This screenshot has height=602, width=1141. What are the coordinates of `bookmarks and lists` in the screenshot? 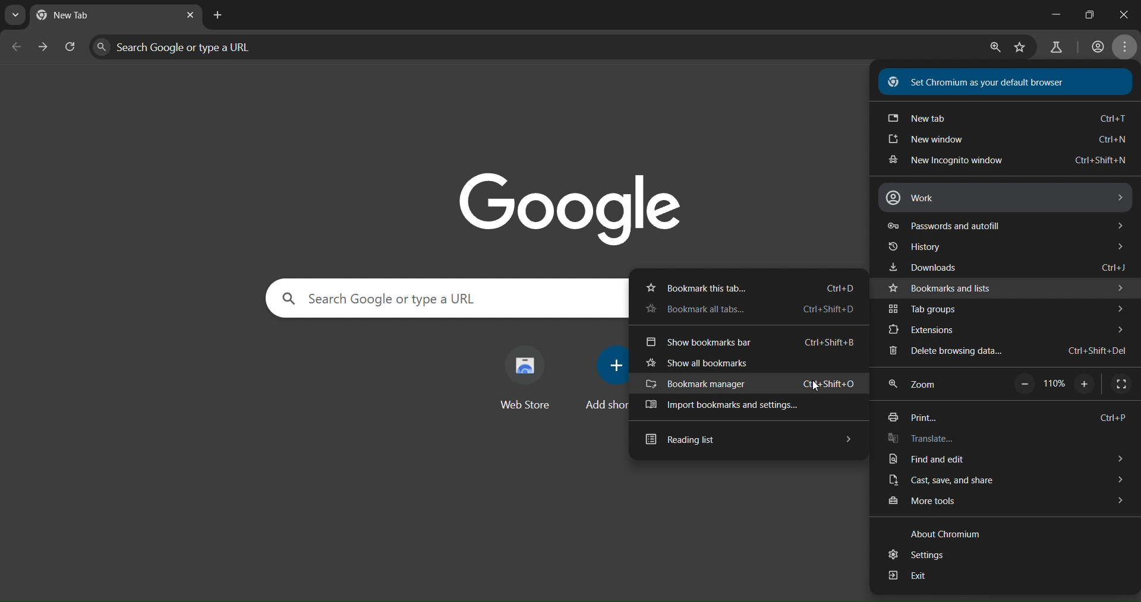 It's located at (1008, 288).